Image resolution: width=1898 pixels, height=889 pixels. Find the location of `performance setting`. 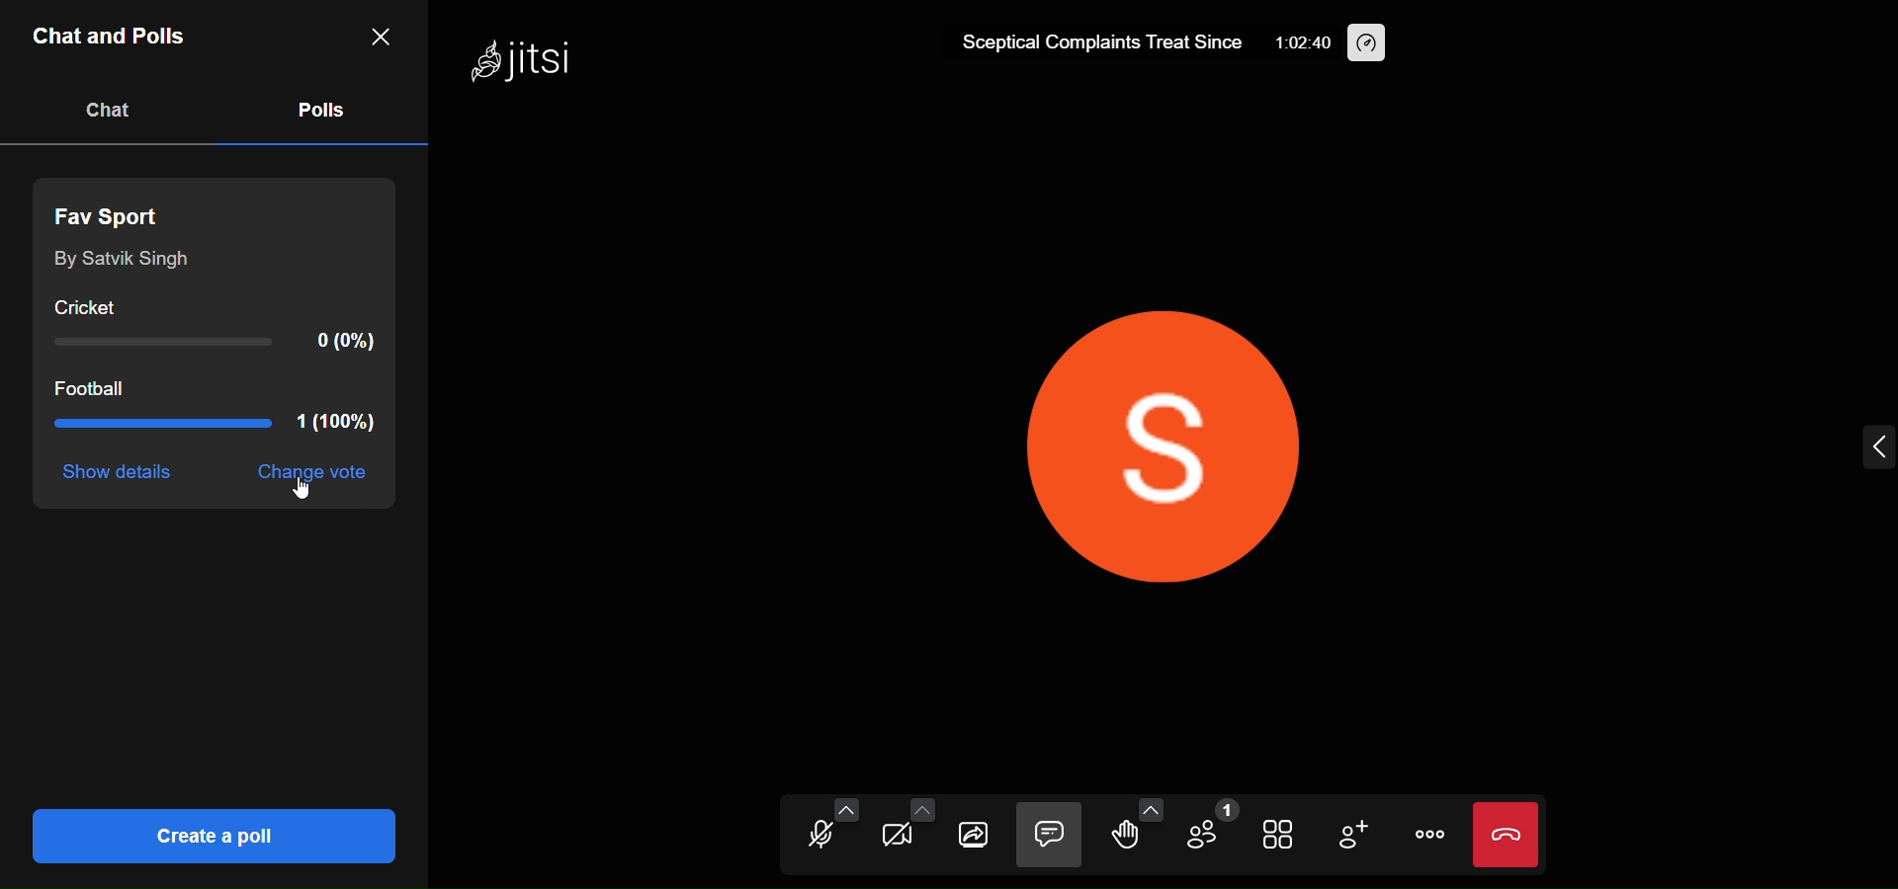

performance setting is located at coordinates (1369, 43).